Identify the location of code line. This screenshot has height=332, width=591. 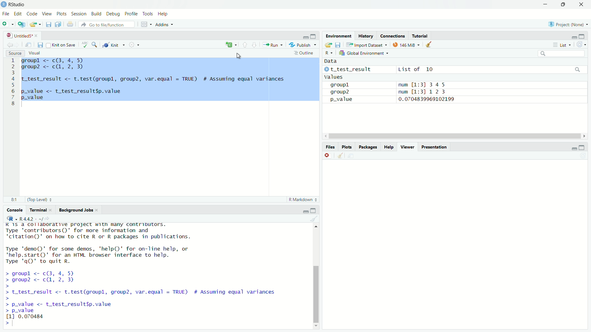
(13, 82).